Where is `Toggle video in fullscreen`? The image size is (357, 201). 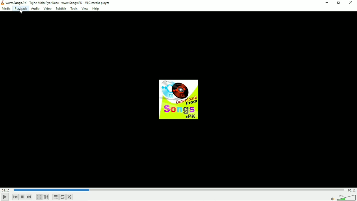
Toggle video in fullscreen is located at coordinates (39, 197).